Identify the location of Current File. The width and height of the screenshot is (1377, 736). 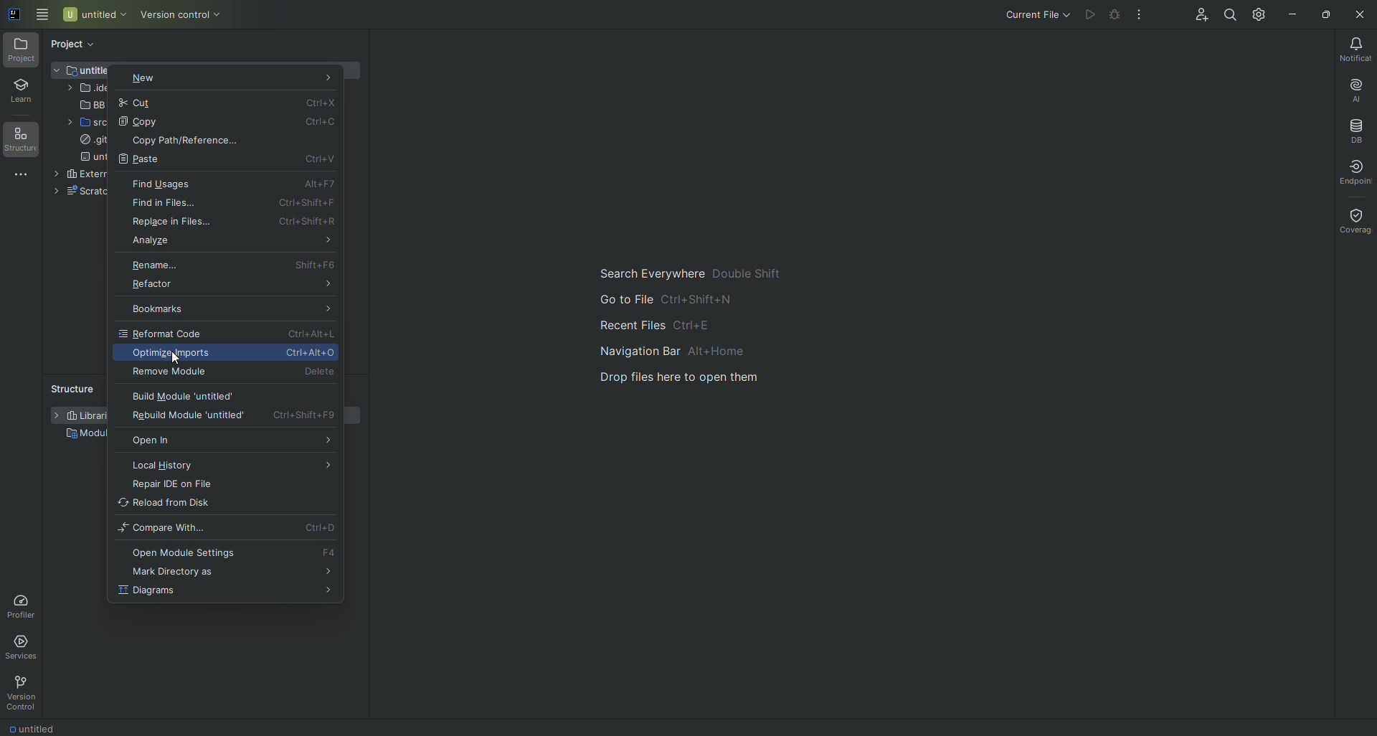
(1033, 14).